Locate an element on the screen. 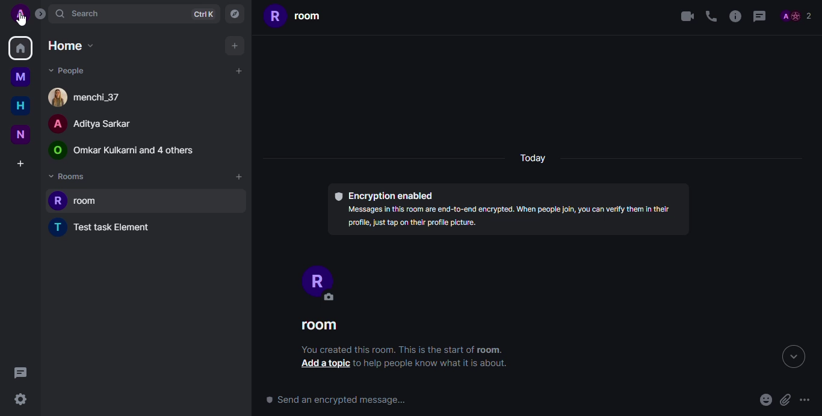 Image resolution: width=822 pixels, height=416 pixels. add a topic button is located at coordinates (325, 364).